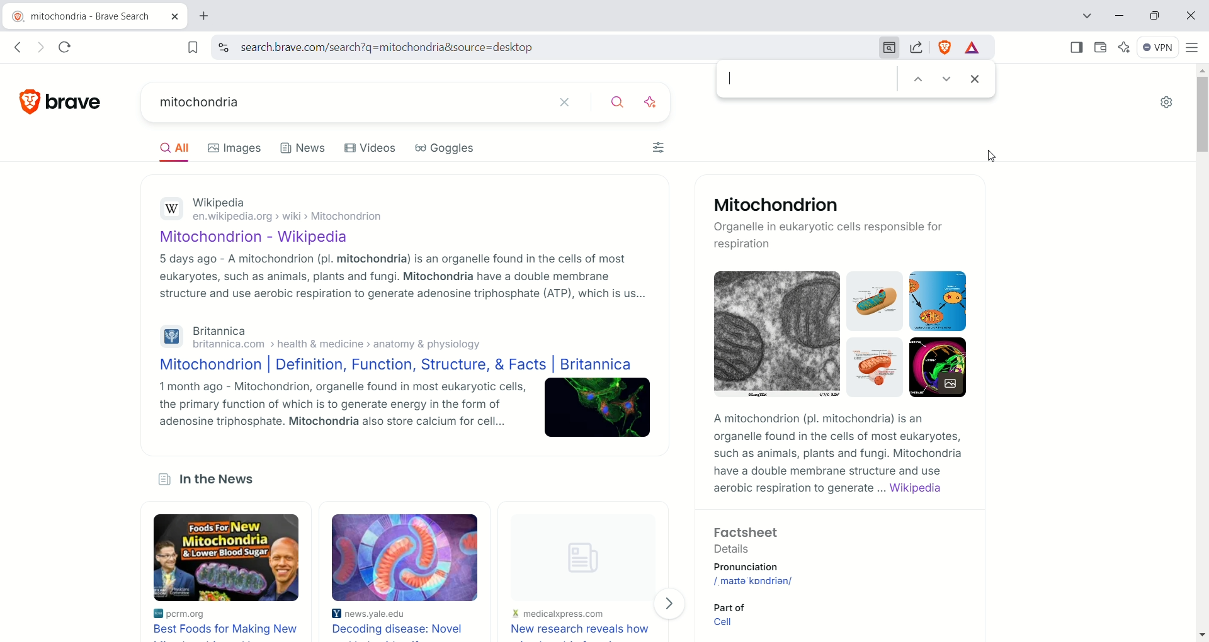  What do you see at coordinates (62, 48) in the screenshot?
I see `reload this page` at bounding box center [62, 48].